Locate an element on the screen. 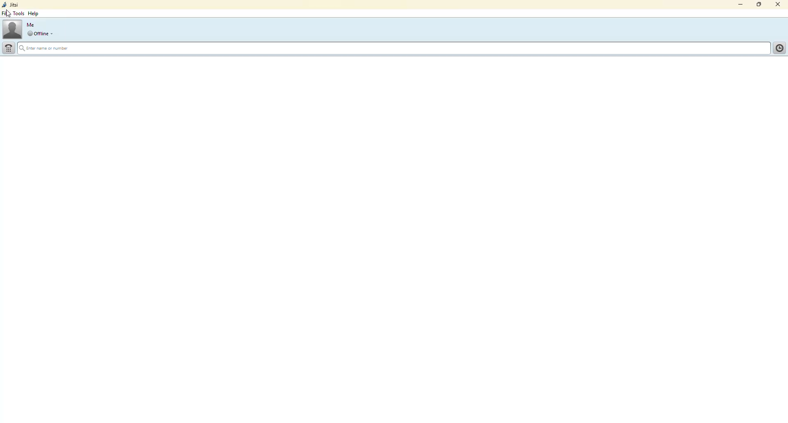 The height and width of the screenshot is (423, 788). offline is located at coordinates (37, 33).